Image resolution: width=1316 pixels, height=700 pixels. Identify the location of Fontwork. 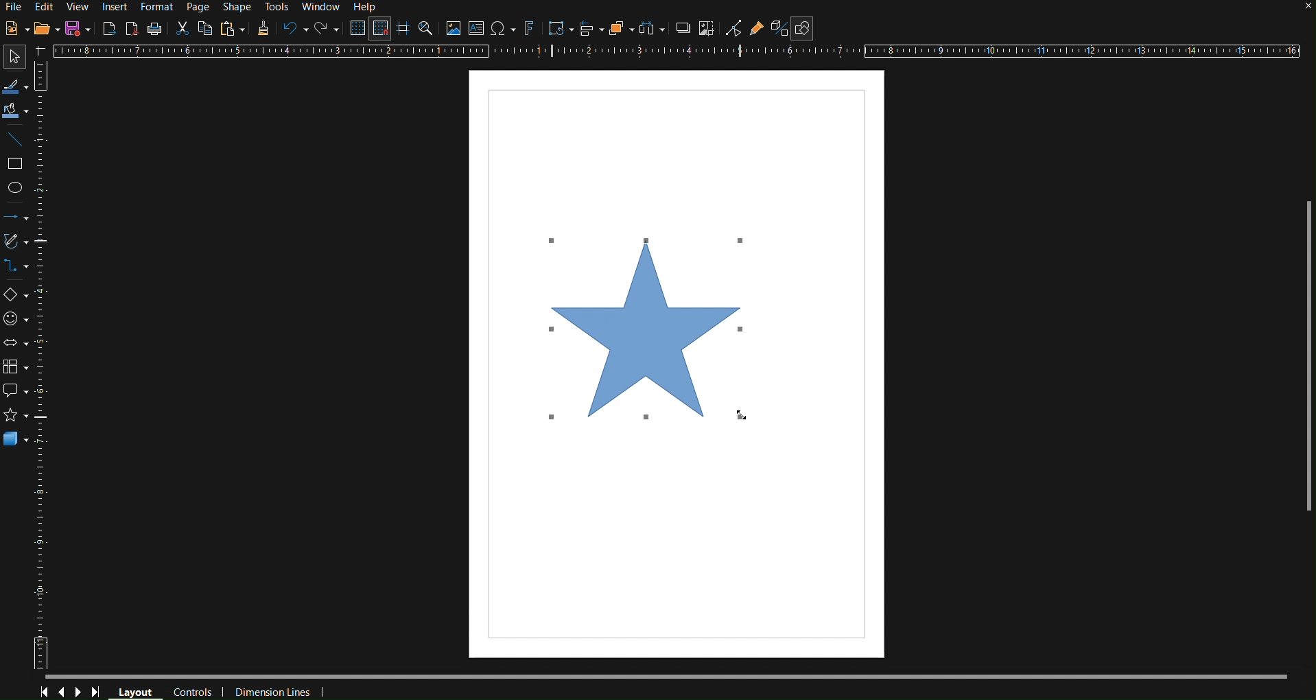
(530, 30).